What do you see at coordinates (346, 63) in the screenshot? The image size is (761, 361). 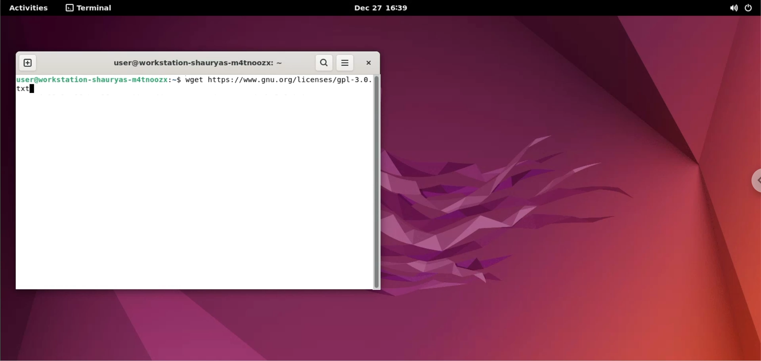 I see `more options` at bounding box center [346, 63].